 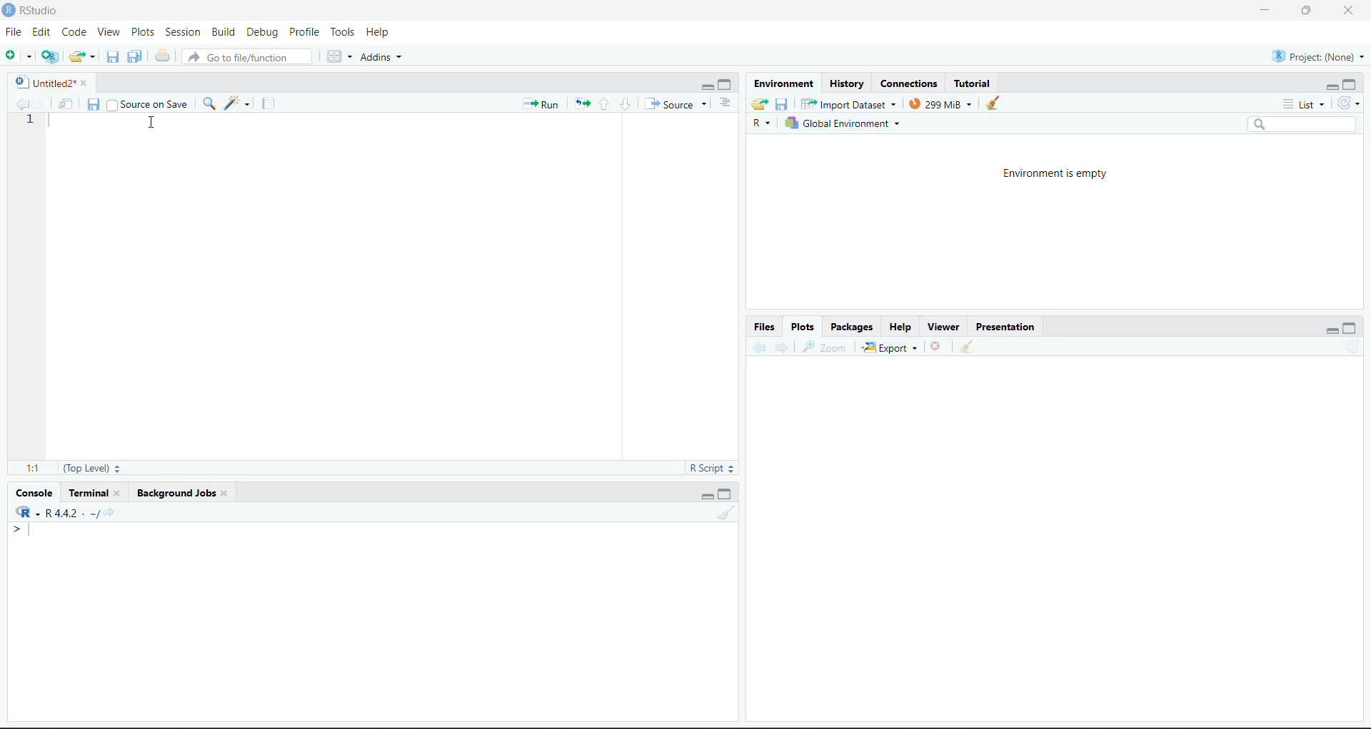 What do you see at coordinates (1265, 9) in the screenshot?
I see `minimize` at bounding box center [1265, 9].